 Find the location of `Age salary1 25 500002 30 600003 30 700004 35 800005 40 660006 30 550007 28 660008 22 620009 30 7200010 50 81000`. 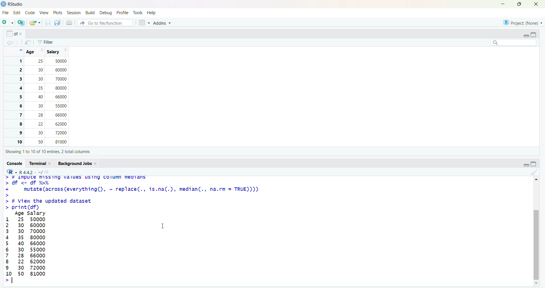

Age salary1 25 500002 30 600003 30 700004 35 800005 40 660006 30 550007 28 660008 22 620009 30 7200010 50 81000 is located at coordinates (25, 247).